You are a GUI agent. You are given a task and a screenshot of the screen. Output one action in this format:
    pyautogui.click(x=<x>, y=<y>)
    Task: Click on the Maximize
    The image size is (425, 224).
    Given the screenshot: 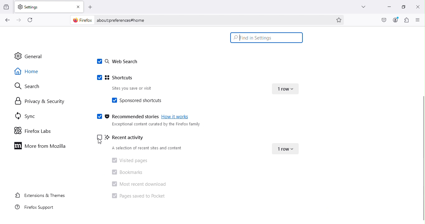 What is the action you would take?
    pyautogui.click(x=401, y=7)
    